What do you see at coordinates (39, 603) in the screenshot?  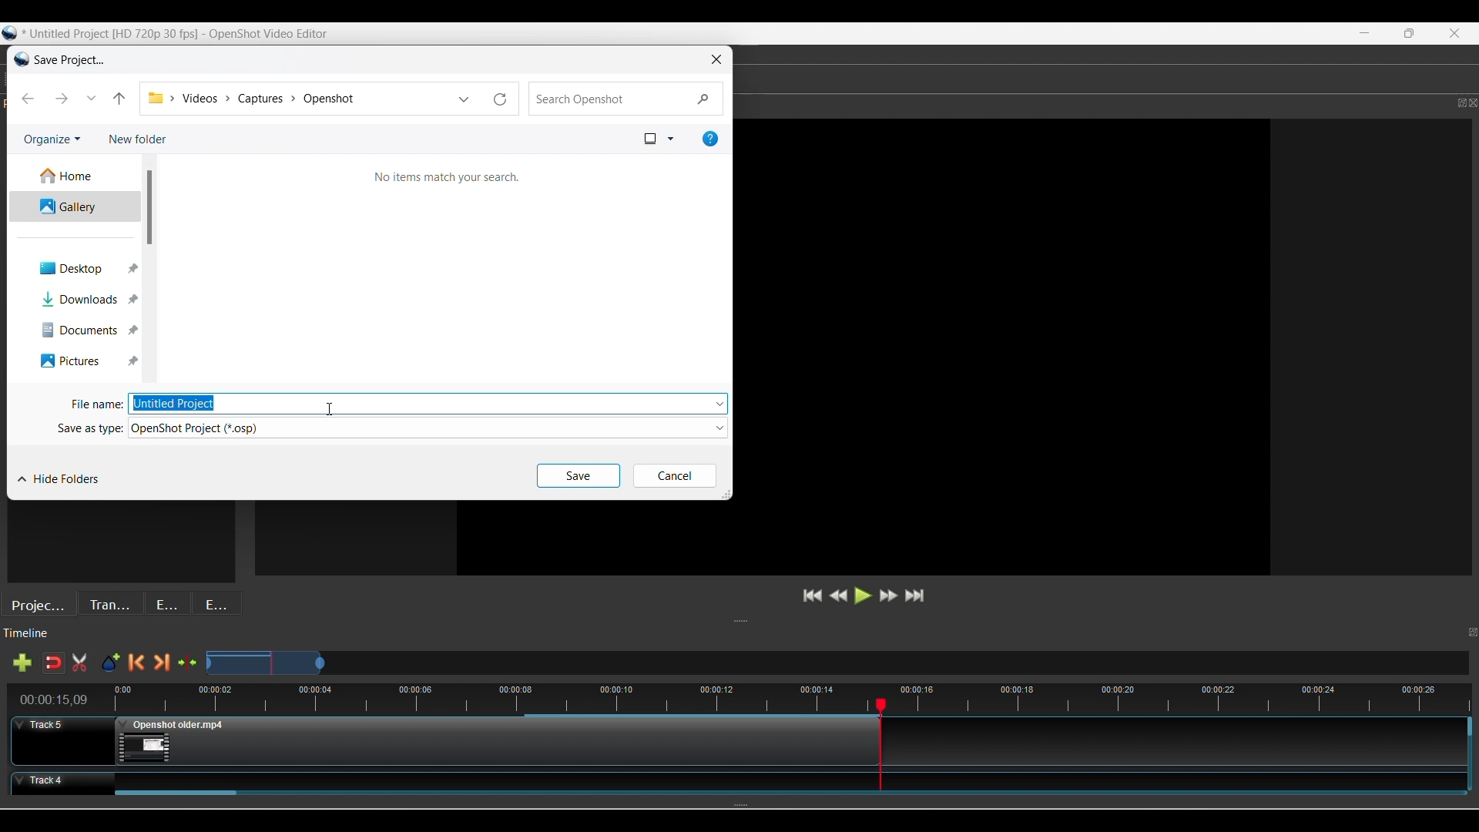 I see `Project files` at bounding box center [39, 603].